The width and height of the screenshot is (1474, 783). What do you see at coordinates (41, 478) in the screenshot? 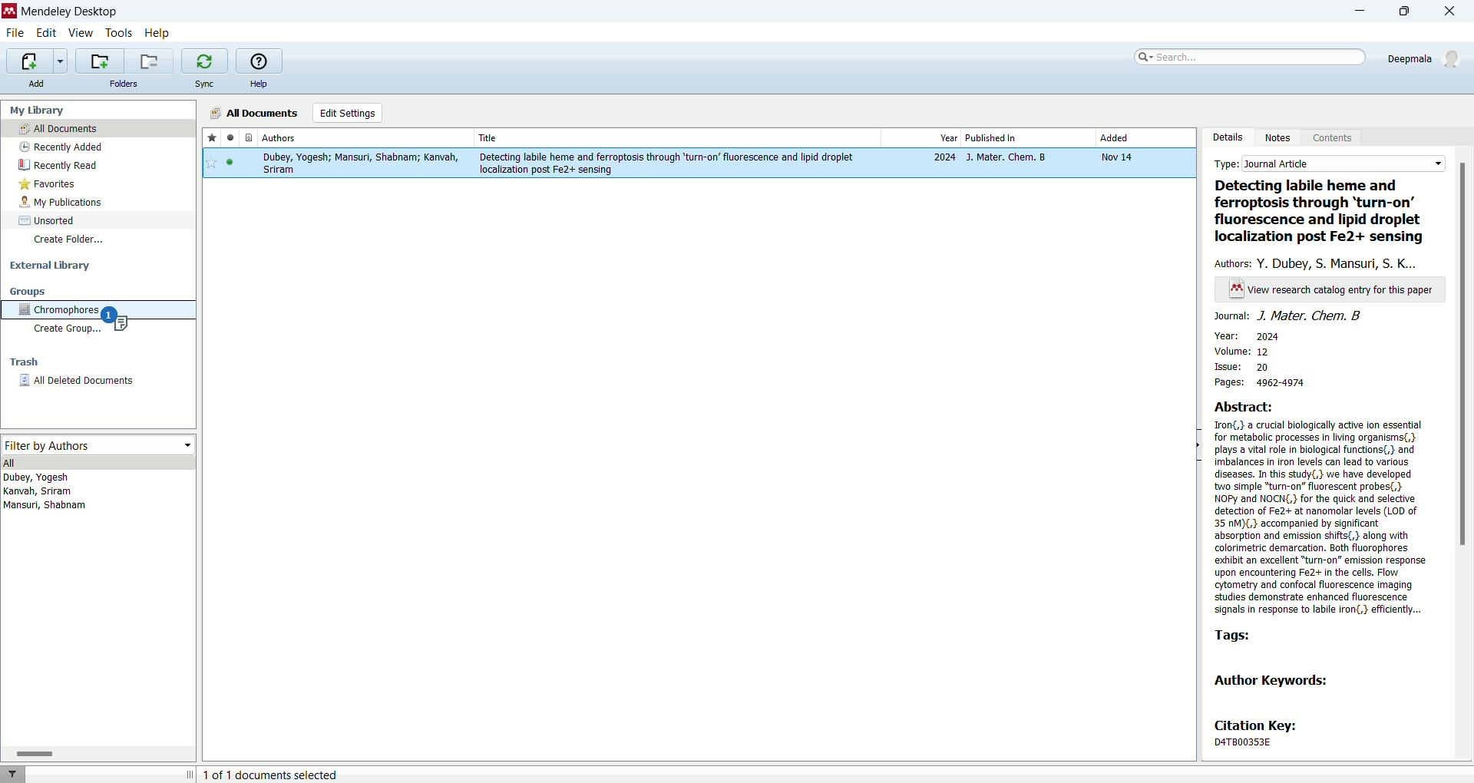
I see `Dubey, Yogesh` at bounding box center [41, 478].